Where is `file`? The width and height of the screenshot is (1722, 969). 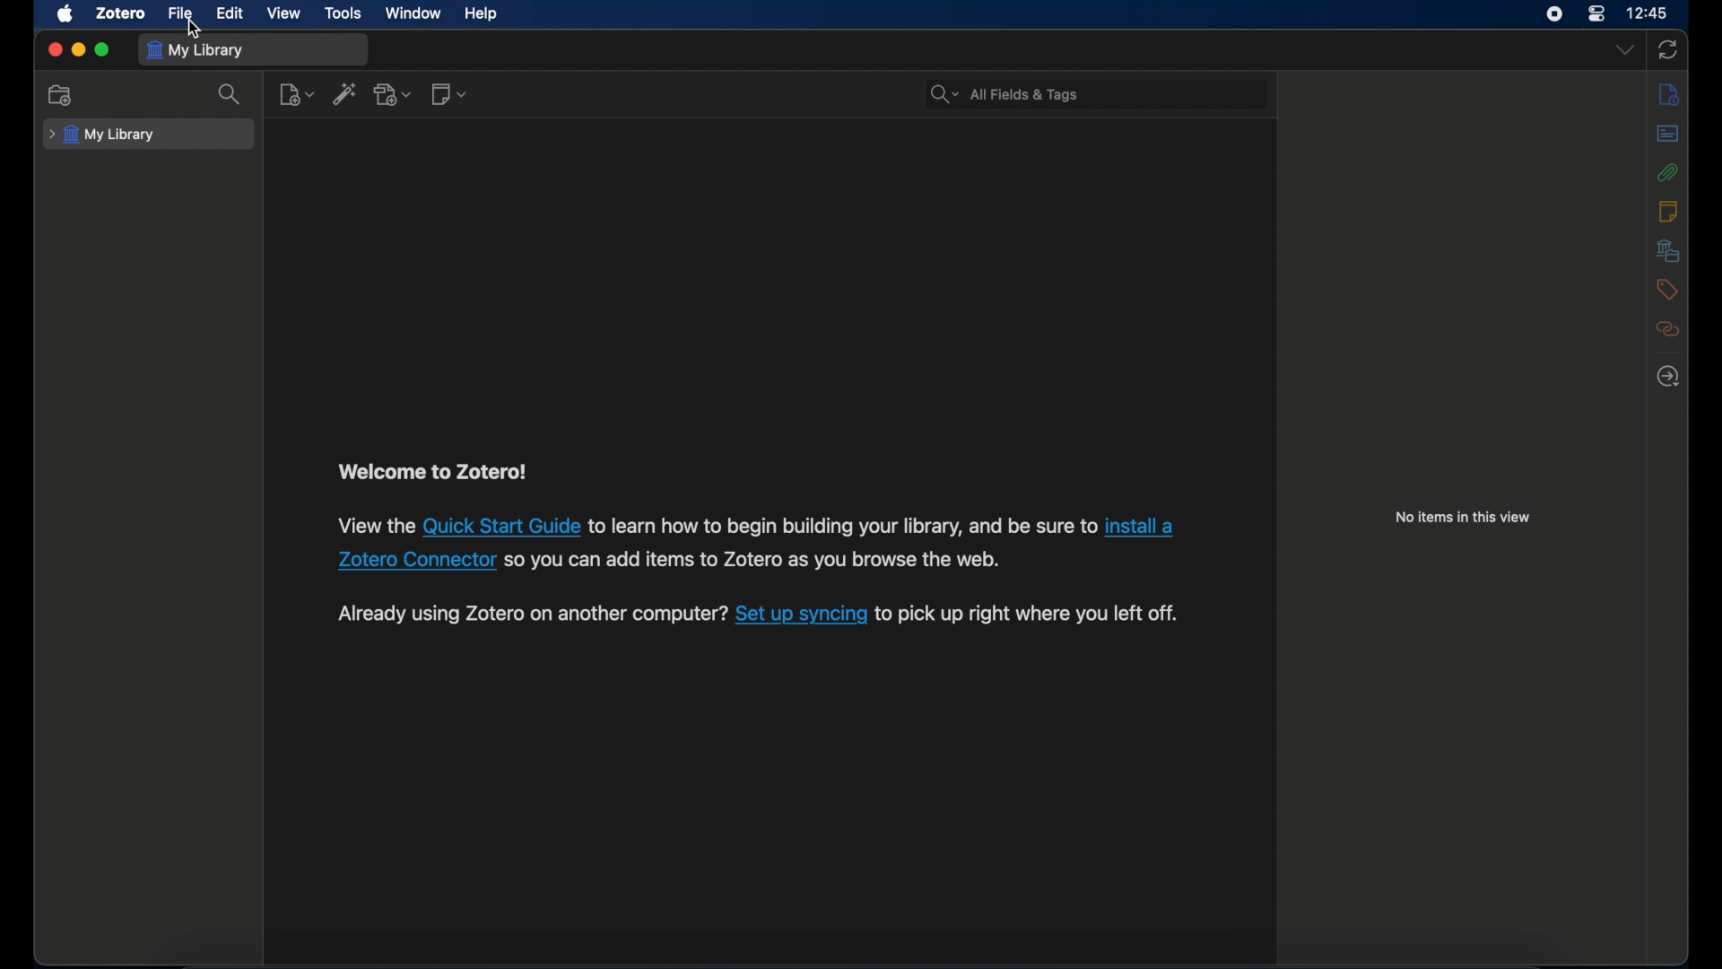
file is located at coordinates (182, 13).